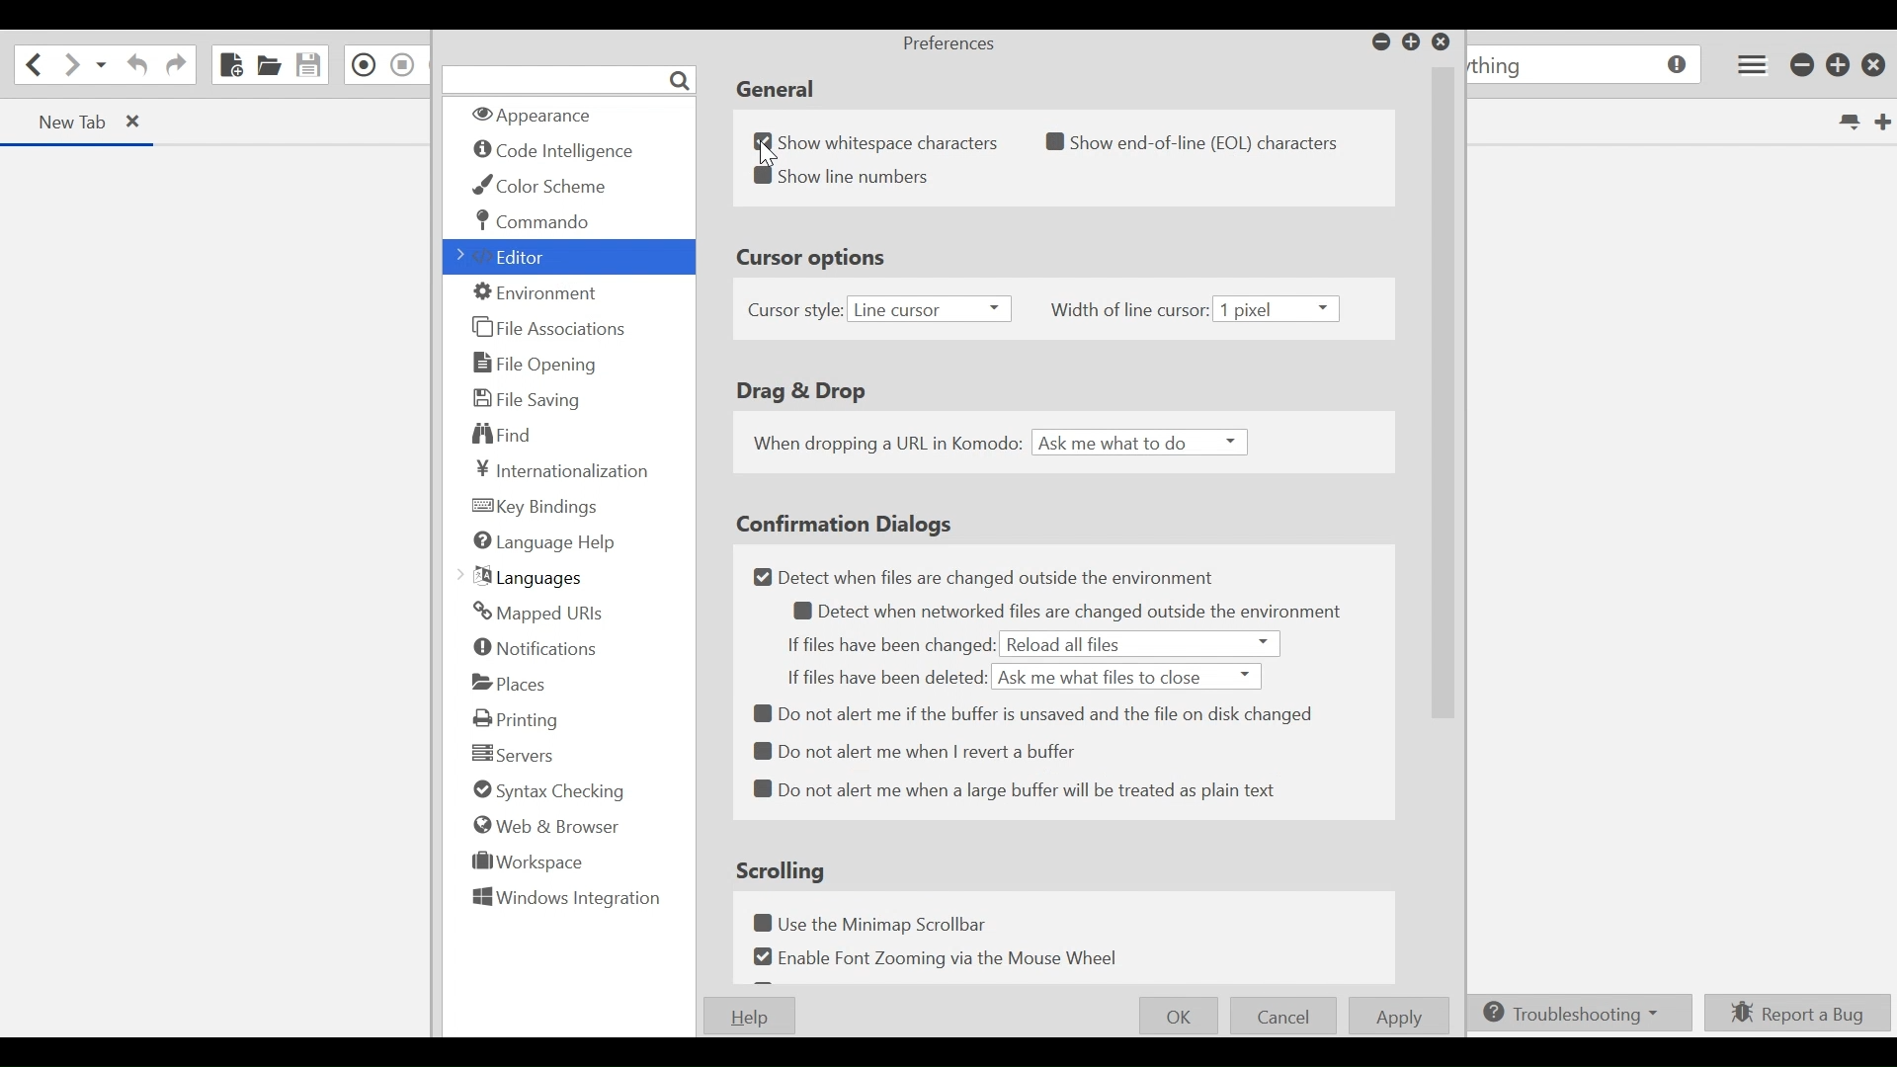 This screenshot has height=1067, width=1897. Describe the element at coordinates (948, 45) in the screenshot. I see `Preferences` at that location.